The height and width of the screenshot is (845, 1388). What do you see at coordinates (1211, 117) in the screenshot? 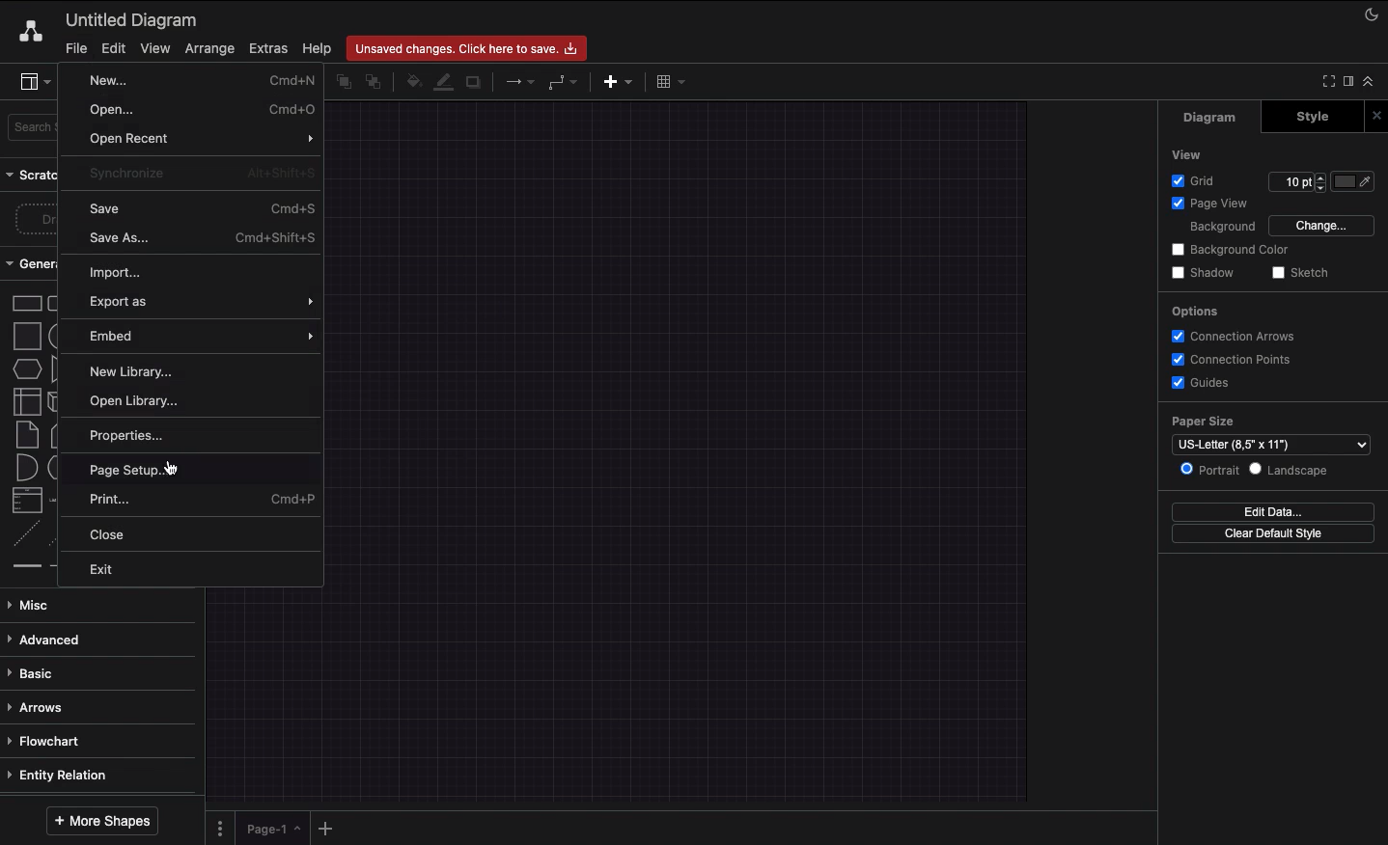
I see `Diagram` at bounding box center [1211, 117].